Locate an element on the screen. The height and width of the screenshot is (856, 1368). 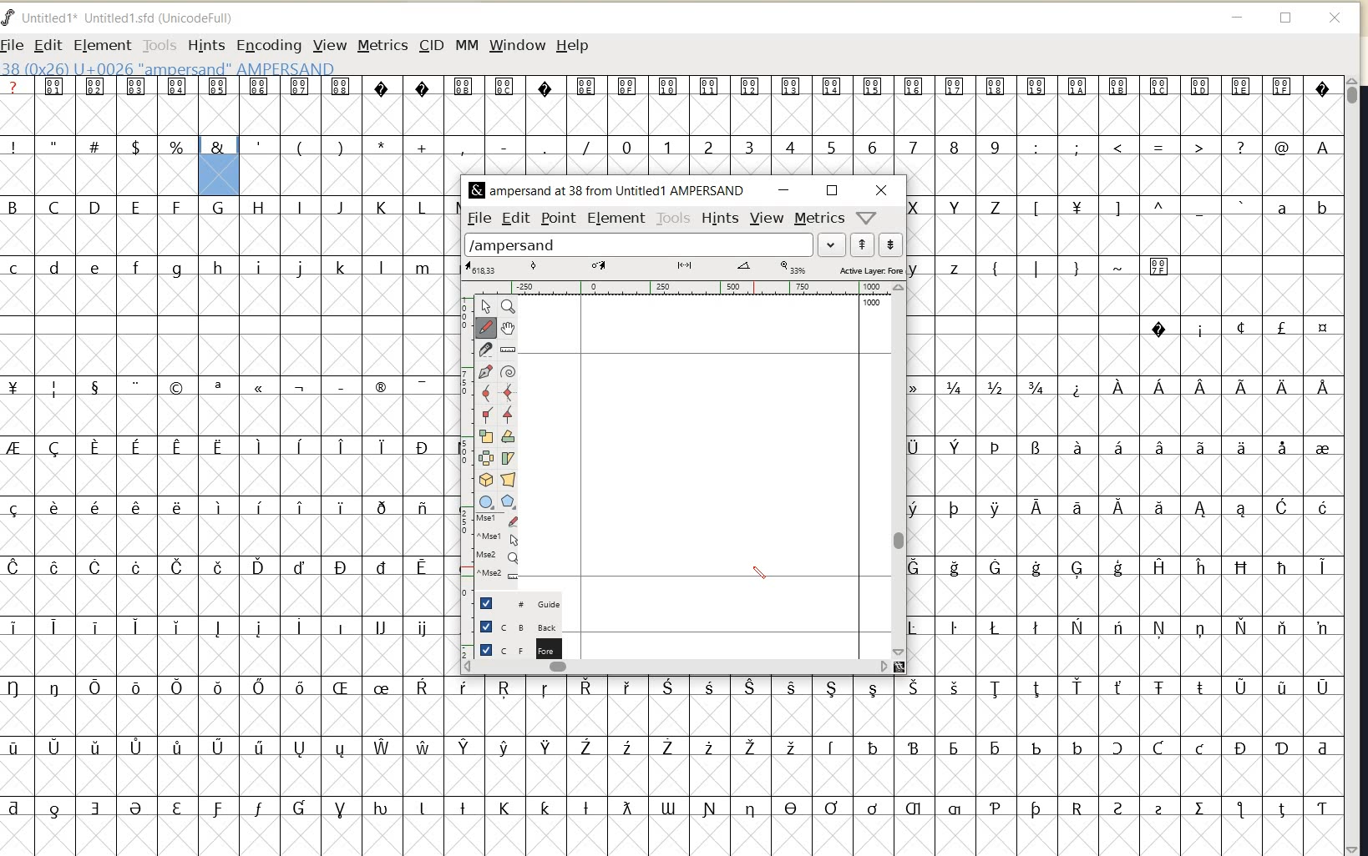
SCALE is located at coordinates (464, 443).